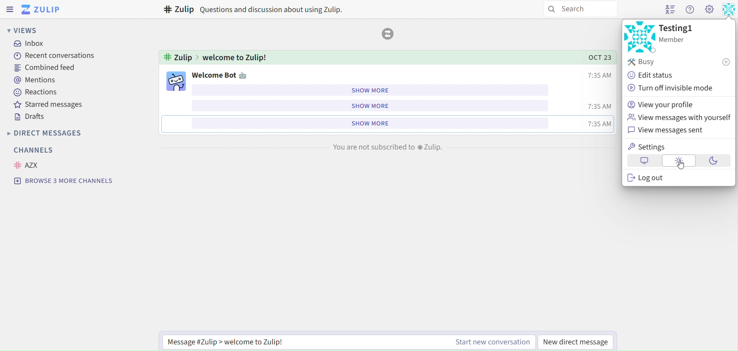 Image resolution: width=738 pixels, height=351 pixels. I want to click on OCT 23, so click(596, 57).